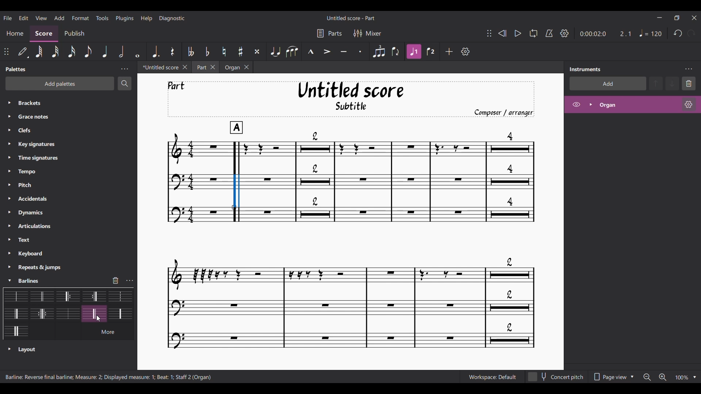 This screenshot has height=394, width=701. What do you see at coordinates (351, 99) in the screenshot?
I see `Title, sub-title, and composer name` at bounding box center [351, 99].